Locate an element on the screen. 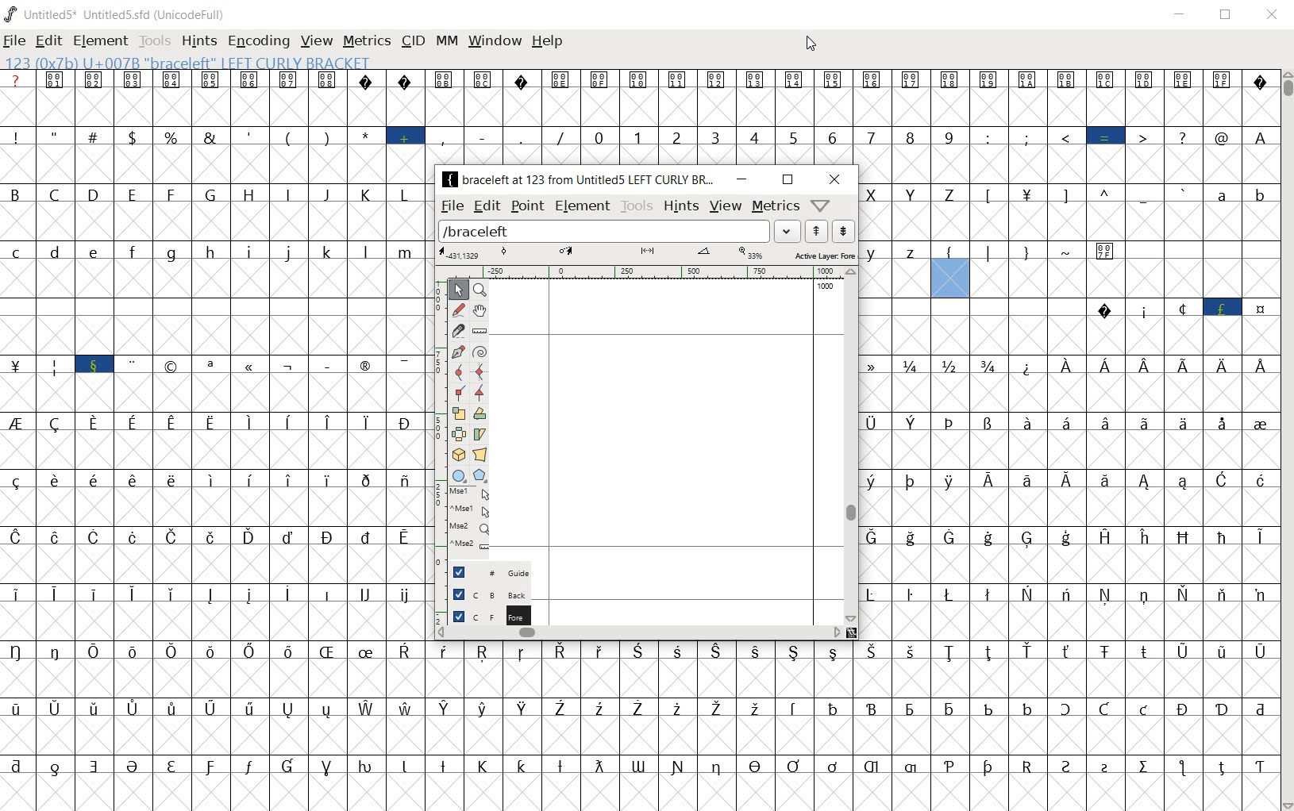 The width and height of the screenshot is (1294, 811). mm is located at coordinates (446, 42).